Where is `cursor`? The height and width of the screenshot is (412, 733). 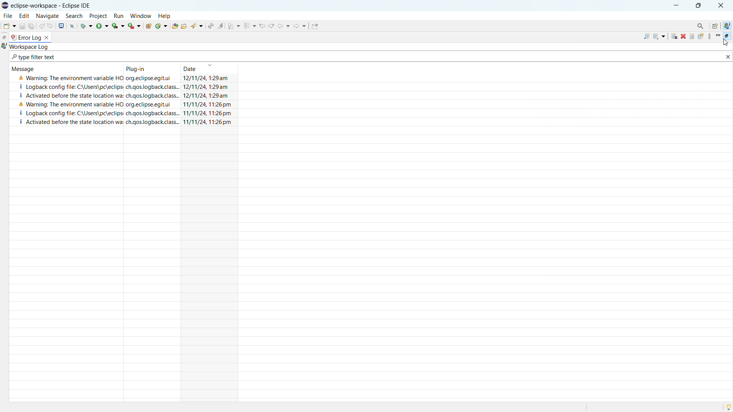
cursor is located at coordinates (728, 43).